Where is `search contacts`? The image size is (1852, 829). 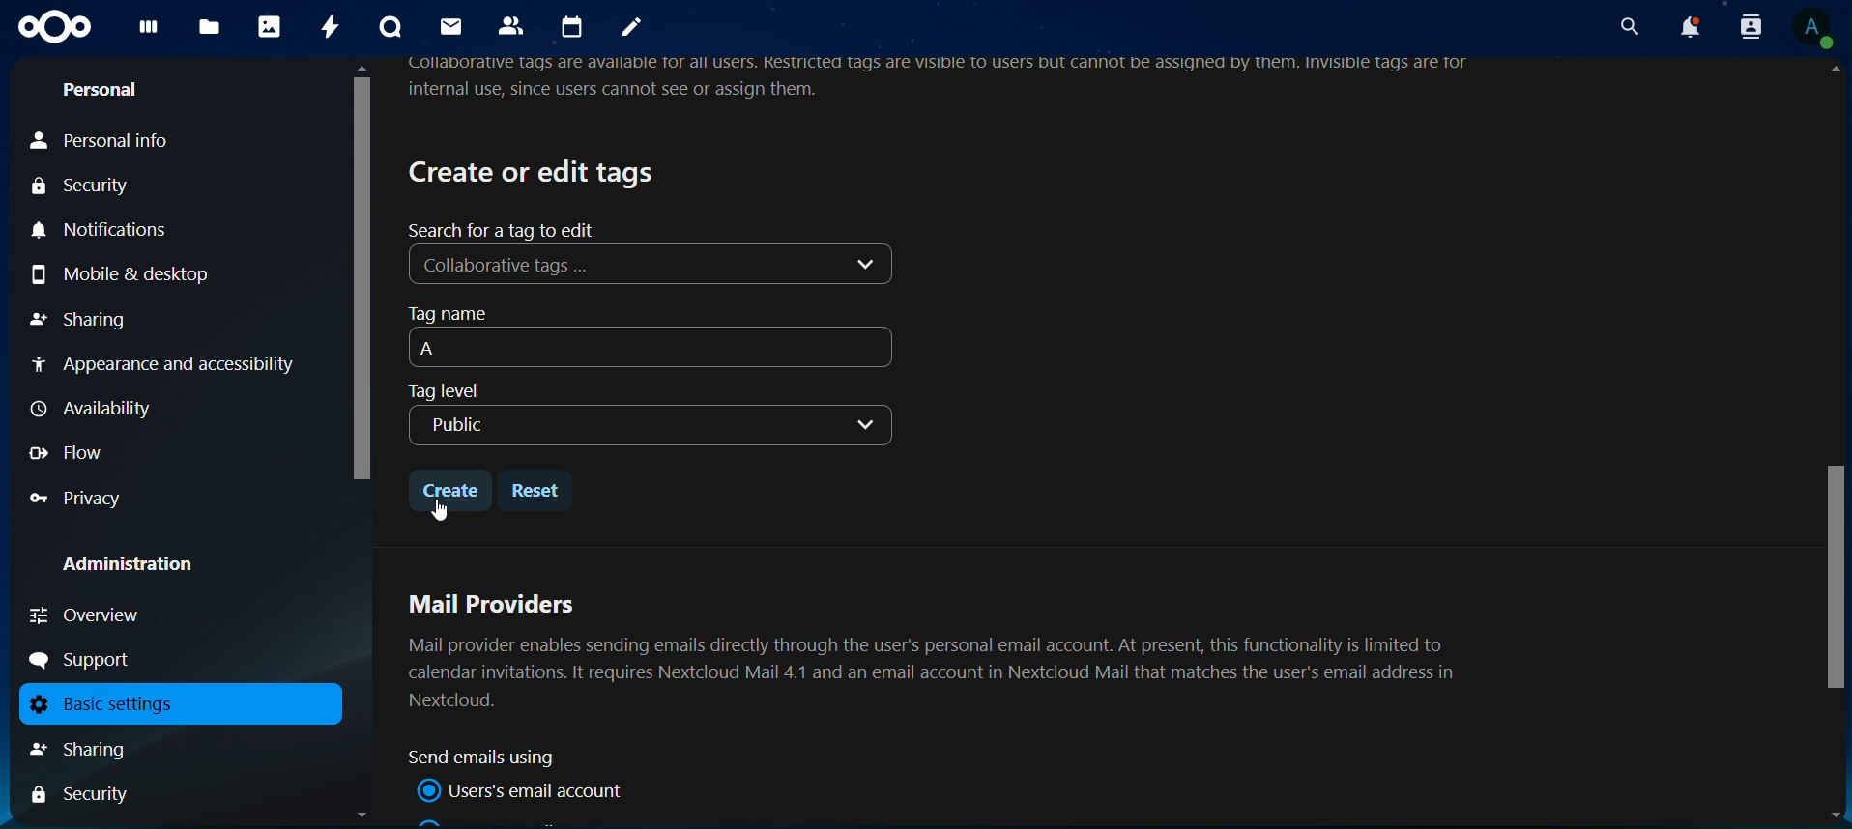 search contacts is located at coordinates (1743, 26).